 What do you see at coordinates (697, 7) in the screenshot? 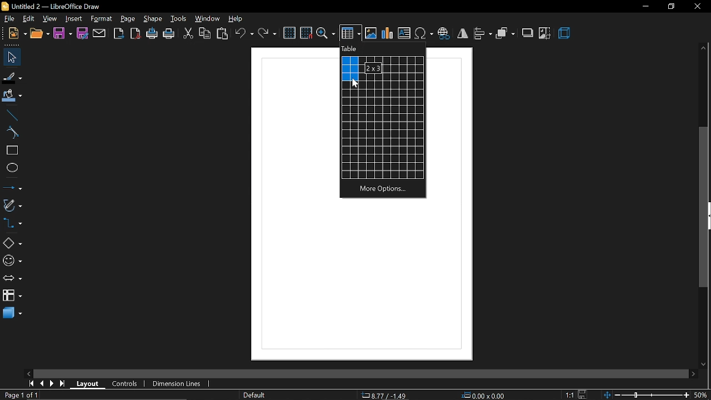
I see `close` at bounding box center [697, 7].